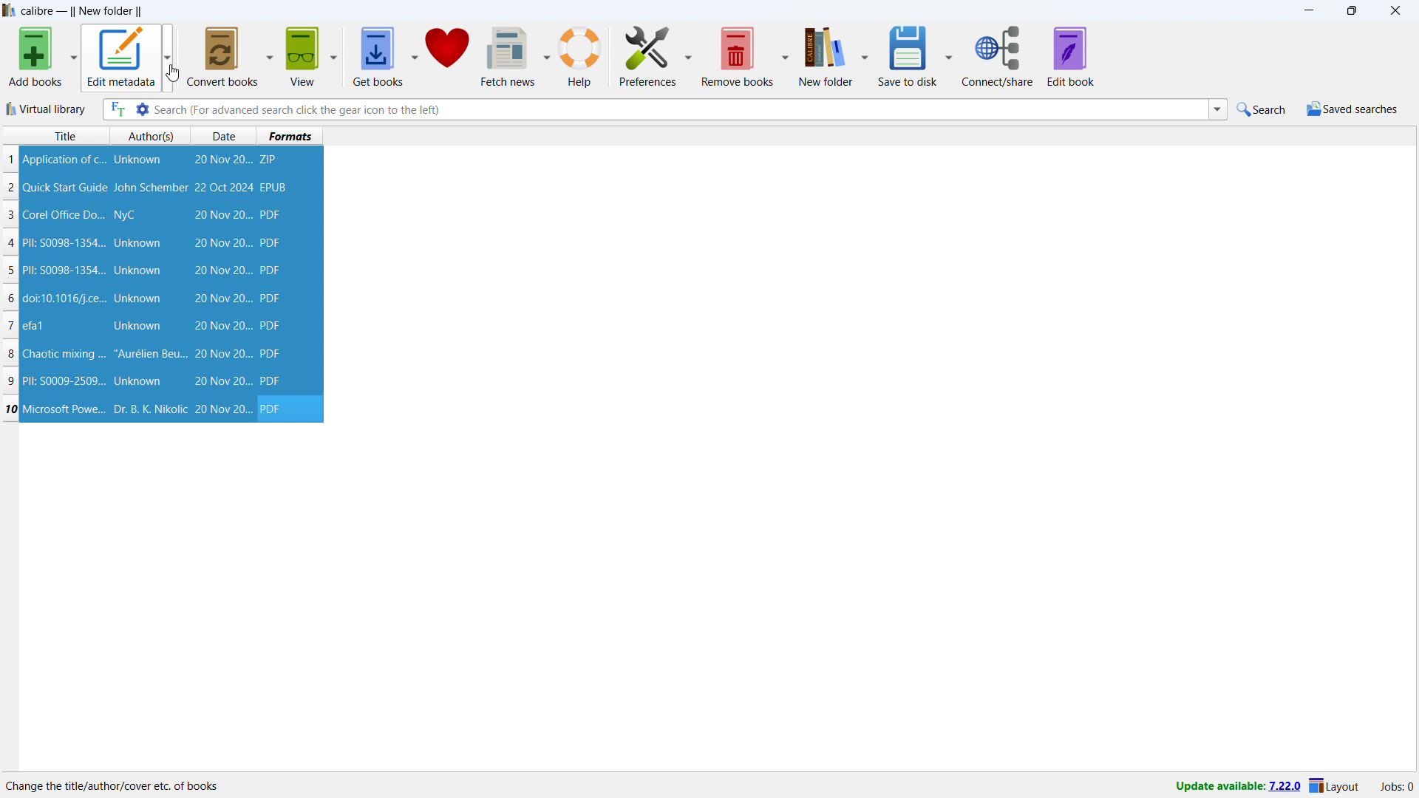 This screenshot has width=1419, height=798. Describe the element at coordinates (11, 409) in the screenshot. I see `10` at that location.